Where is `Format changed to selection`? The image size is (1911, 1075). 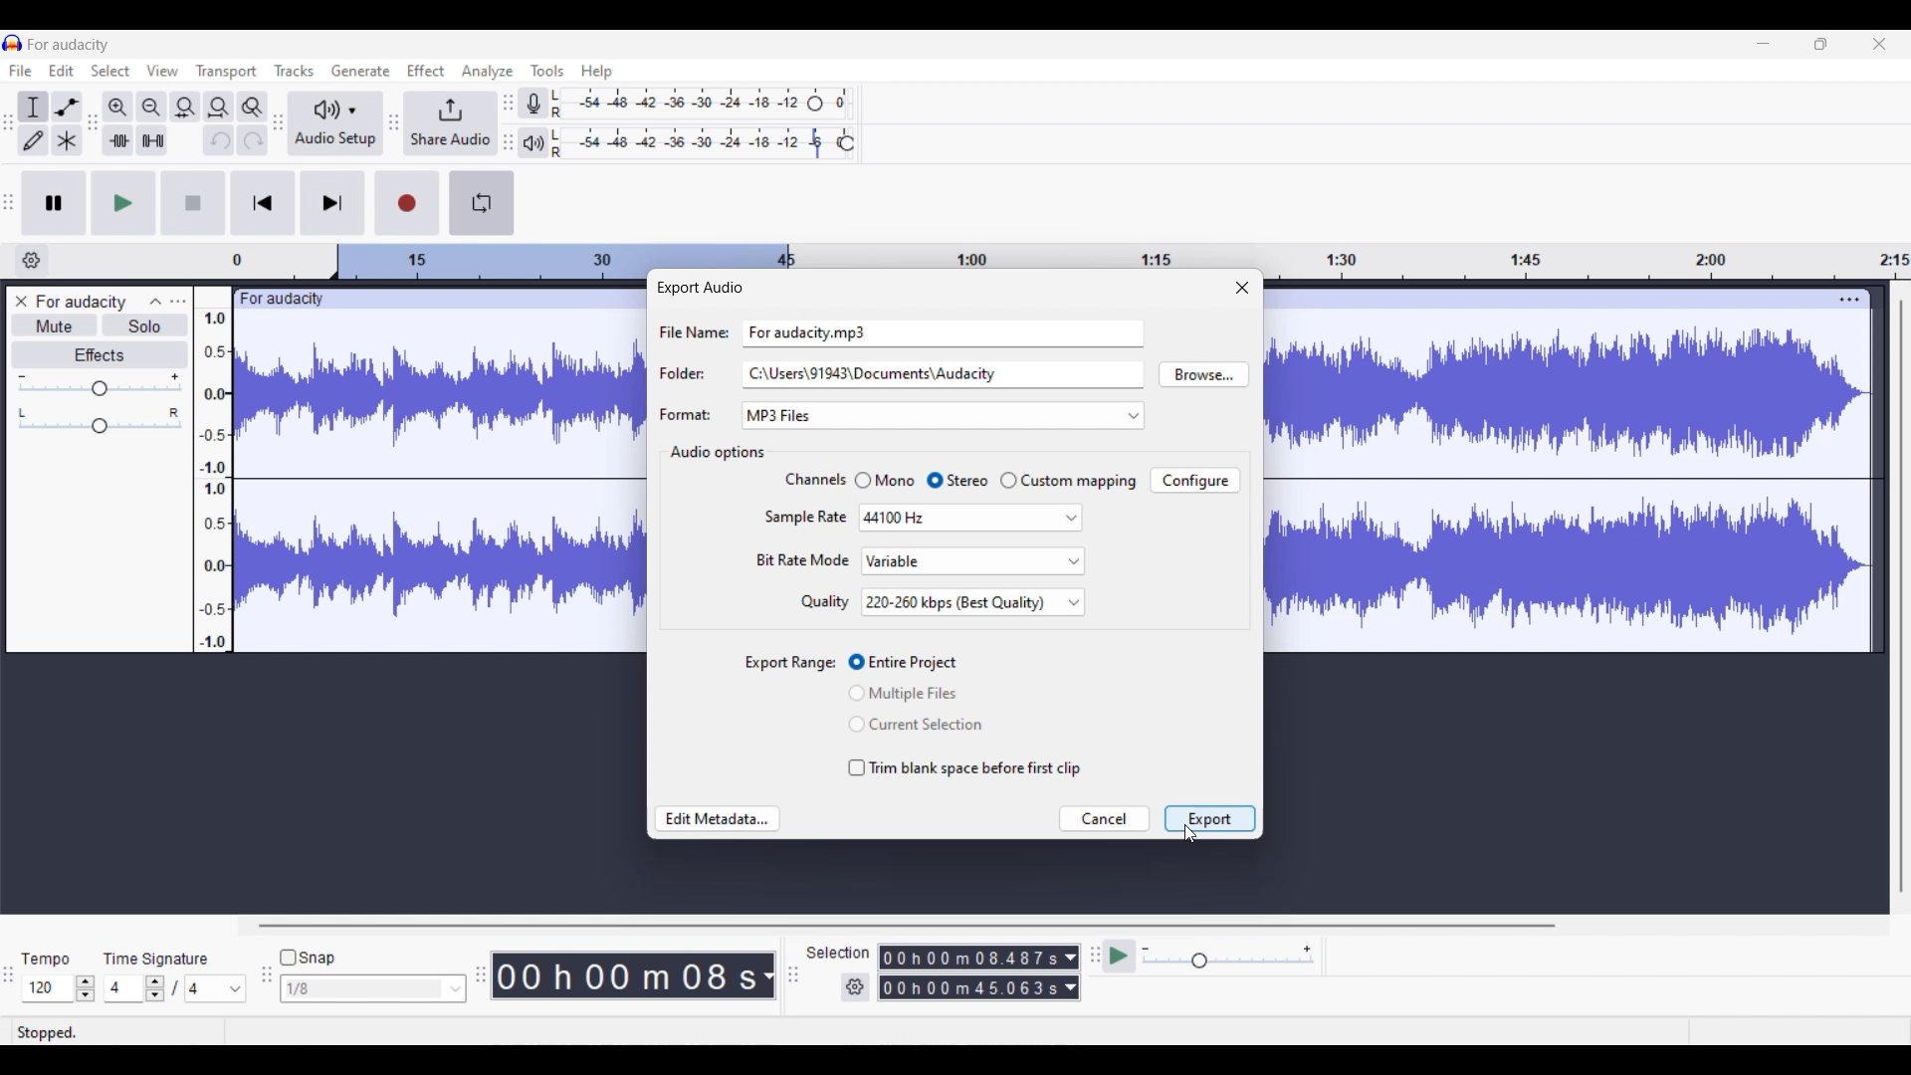 Format changed to selection is located at coordinates (781, 416).